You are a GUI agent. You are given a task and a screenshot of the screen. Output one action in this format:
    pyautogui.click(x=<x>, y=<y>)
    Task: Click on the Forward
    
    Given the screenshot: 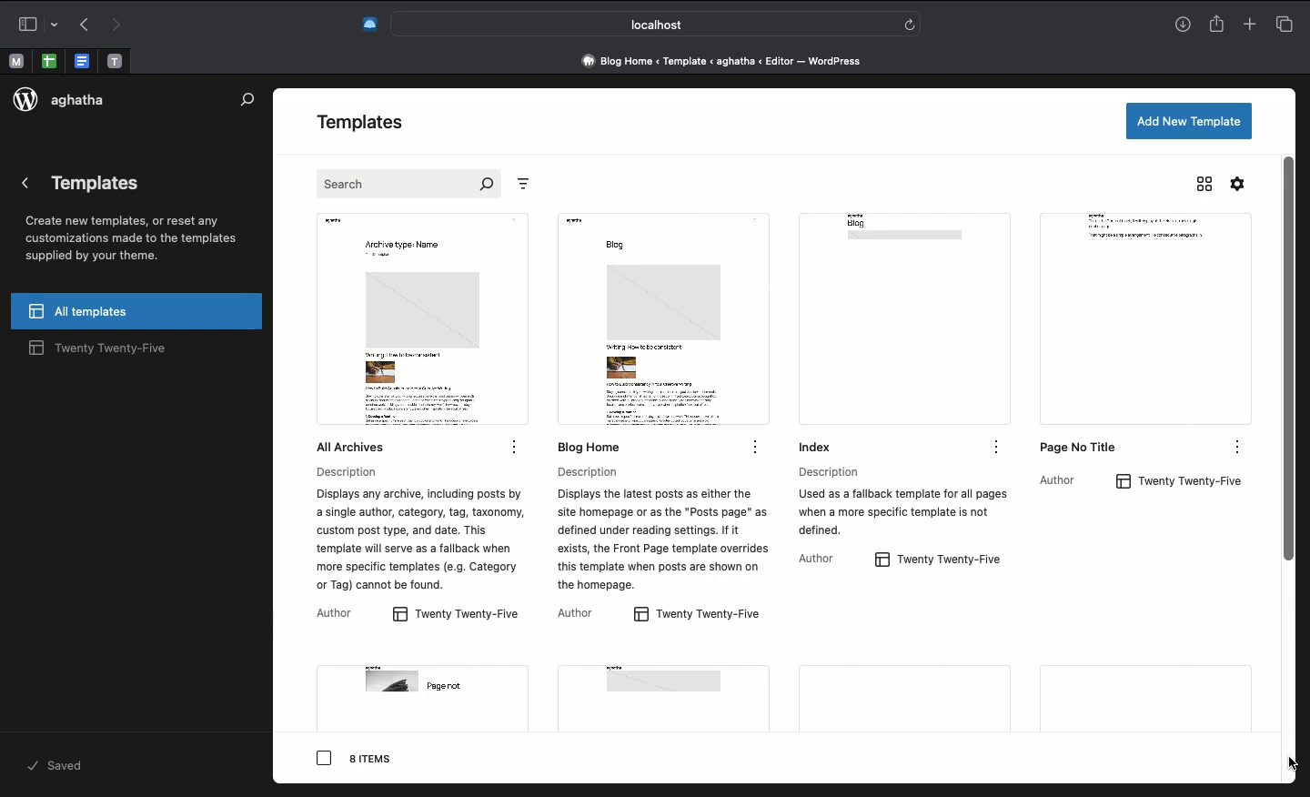 What is the action you would take?
    pyautogui.click(x=117, y=25)
    